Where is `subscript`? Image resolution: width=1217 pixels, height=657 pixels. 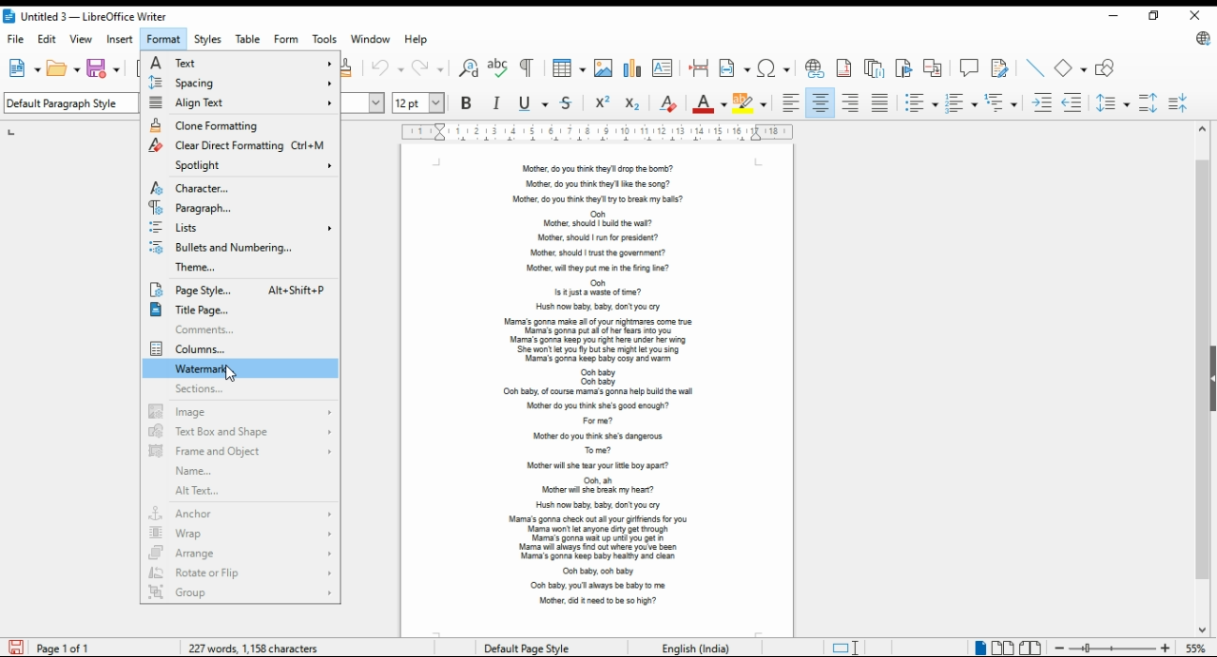
subscript is located at coordinates (632, 104).